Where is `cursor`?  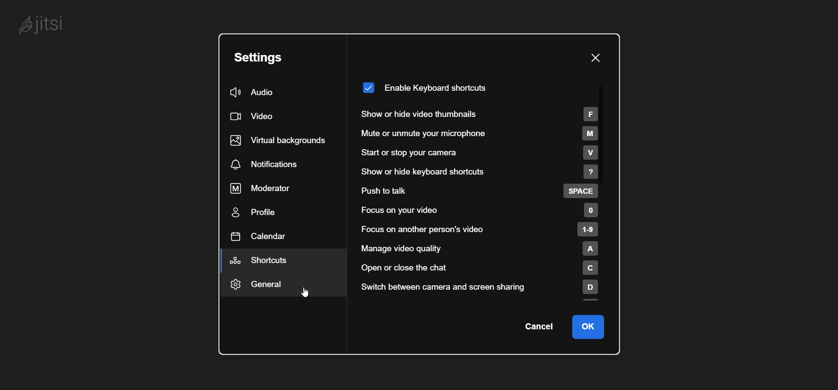 cursor is located at coordinates (298, 294).